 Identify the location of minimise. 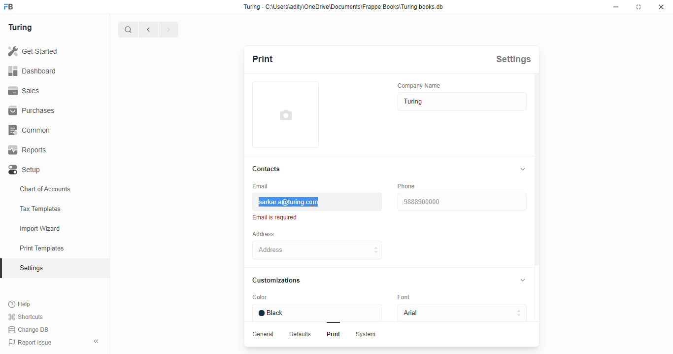
(617, 7).